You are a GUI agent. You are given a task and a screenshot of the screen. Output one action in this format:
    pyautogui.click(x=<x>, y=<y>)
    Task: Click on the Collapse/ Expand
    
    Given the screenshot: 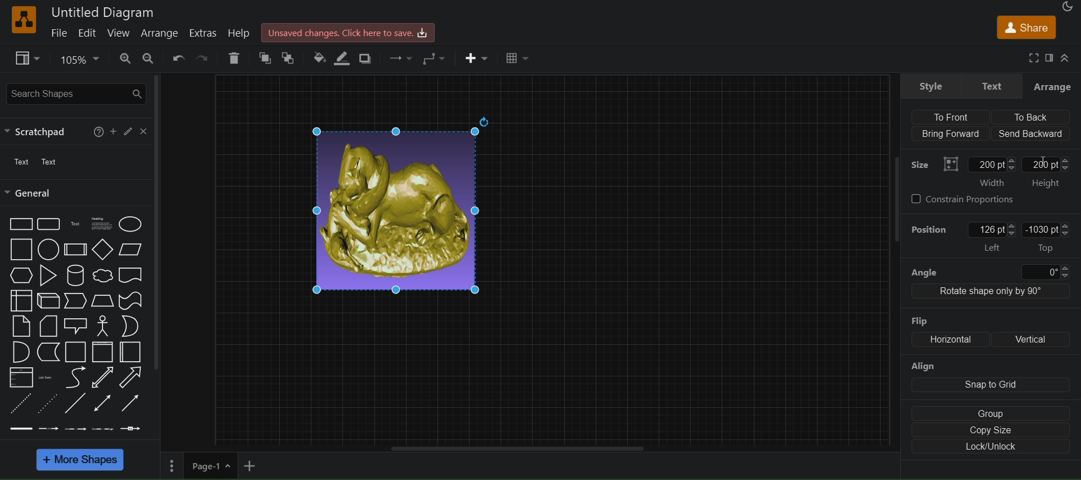 What is the action you would take?
    pyautogui.click(x=1066, y=59)
    